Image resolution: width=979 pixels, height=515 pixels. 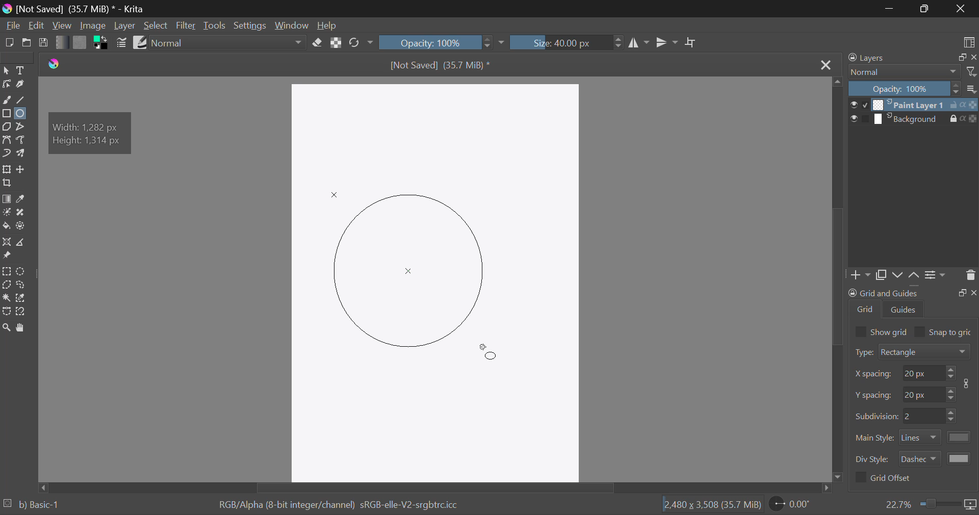 What do you see at coordinates (838, 475) in the screenshot?
I see `move down` at bounding box center [838, 475].